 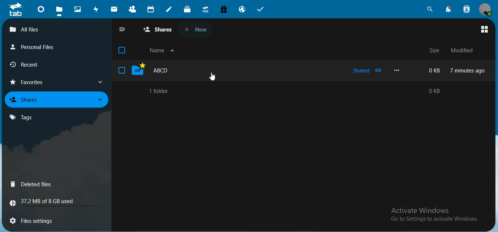 What do you see at coordinates (33, 184) in the screenshot?
I see `deleted files` at bounding box center [33, 184].